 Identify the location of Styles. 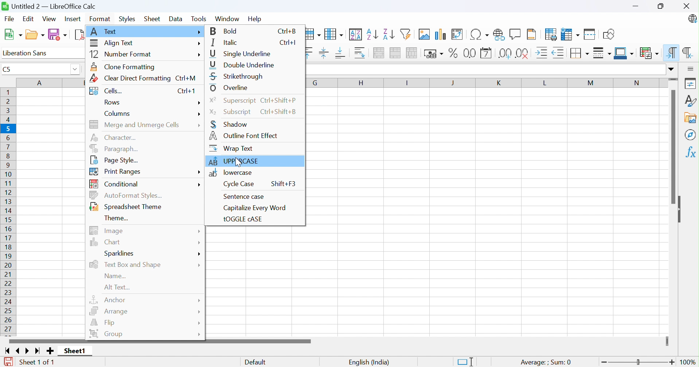
(127, 19).